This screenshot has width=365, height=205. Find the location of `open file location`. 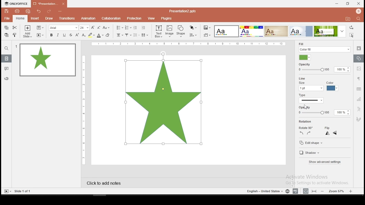

open file location is located at coordinates (348, 19).